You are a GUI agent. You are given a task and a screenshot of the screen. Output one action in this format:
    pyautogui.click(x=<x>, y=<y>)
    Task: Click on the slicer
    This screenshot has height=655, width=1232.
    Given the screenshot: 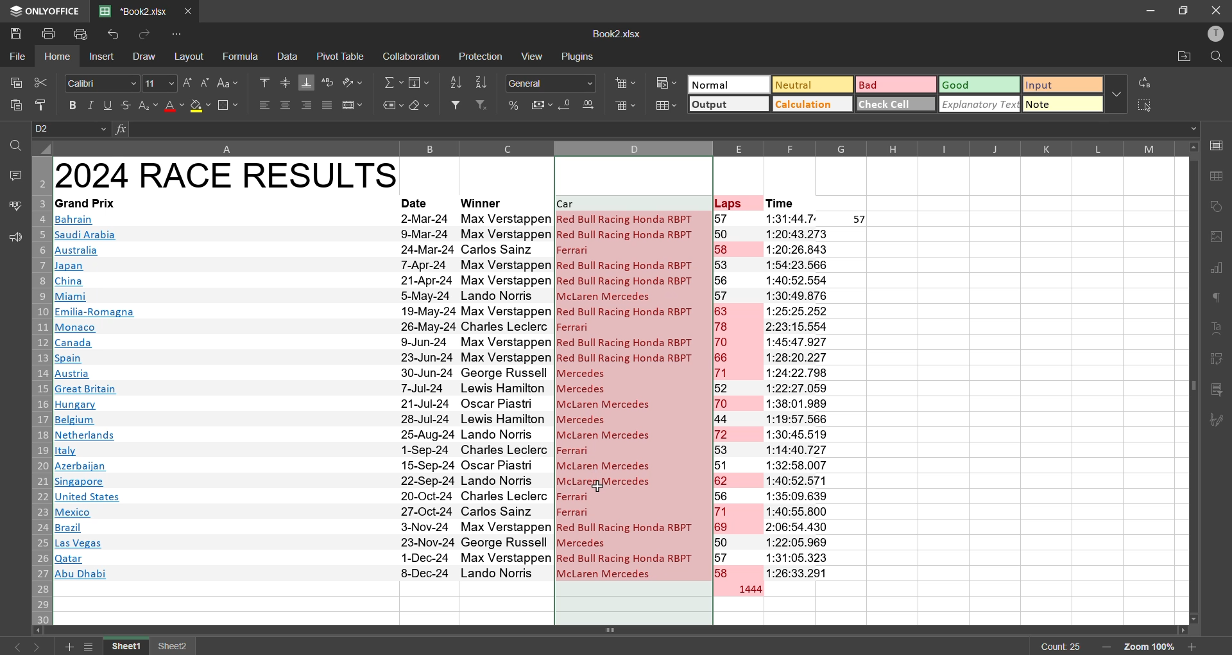 What is the action you would take?
    pyautogui.click(x=1217, y=390)
    